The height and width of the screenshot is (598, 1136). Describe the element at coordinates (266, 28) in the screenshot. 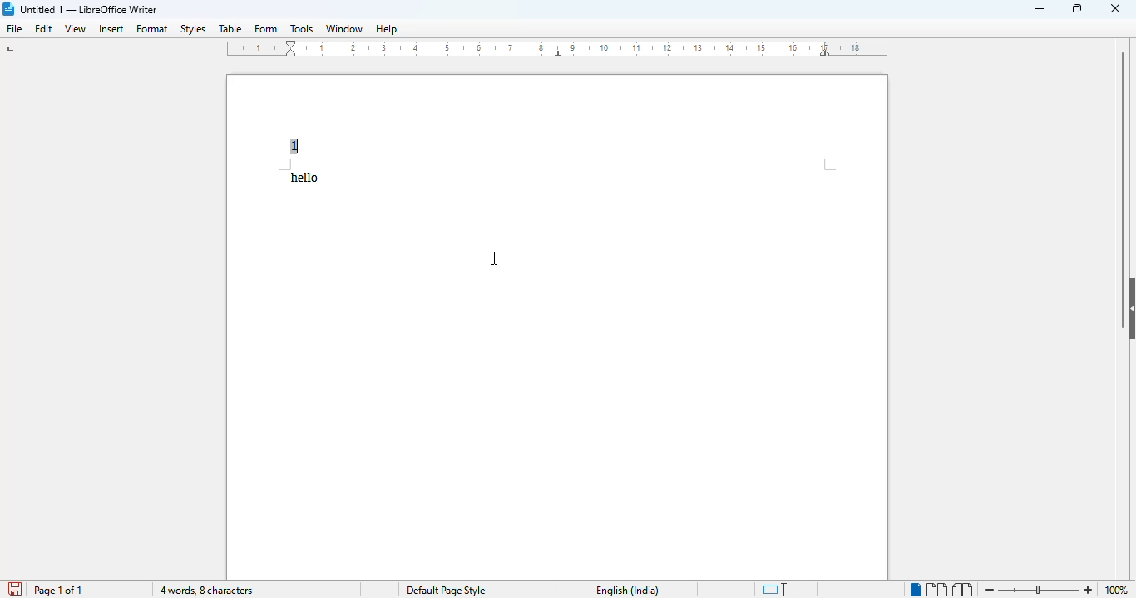

I see `form` at that location.